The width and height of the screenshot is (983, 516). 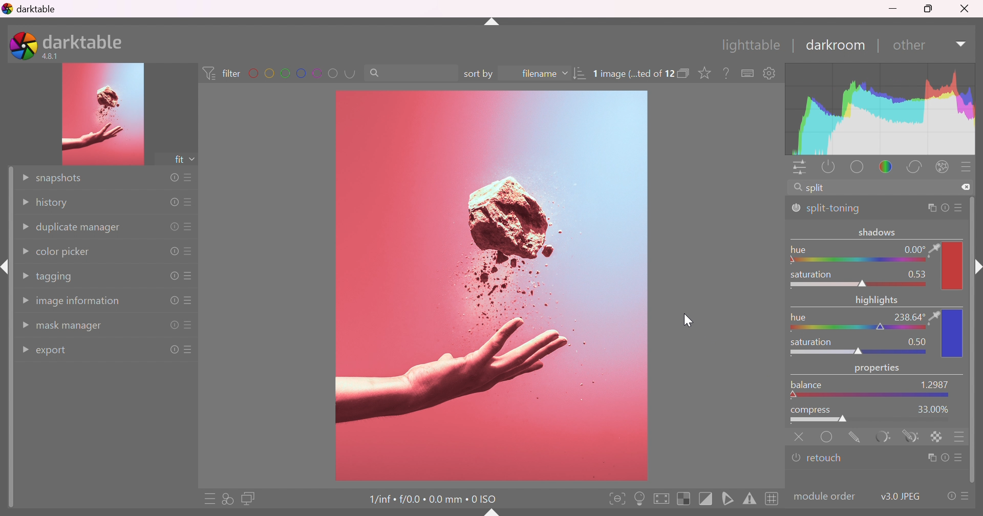 What do you see at coordinates (932, 458) in the screenshot?
I see `multiple instance actions` at bounding box center [932, 458].